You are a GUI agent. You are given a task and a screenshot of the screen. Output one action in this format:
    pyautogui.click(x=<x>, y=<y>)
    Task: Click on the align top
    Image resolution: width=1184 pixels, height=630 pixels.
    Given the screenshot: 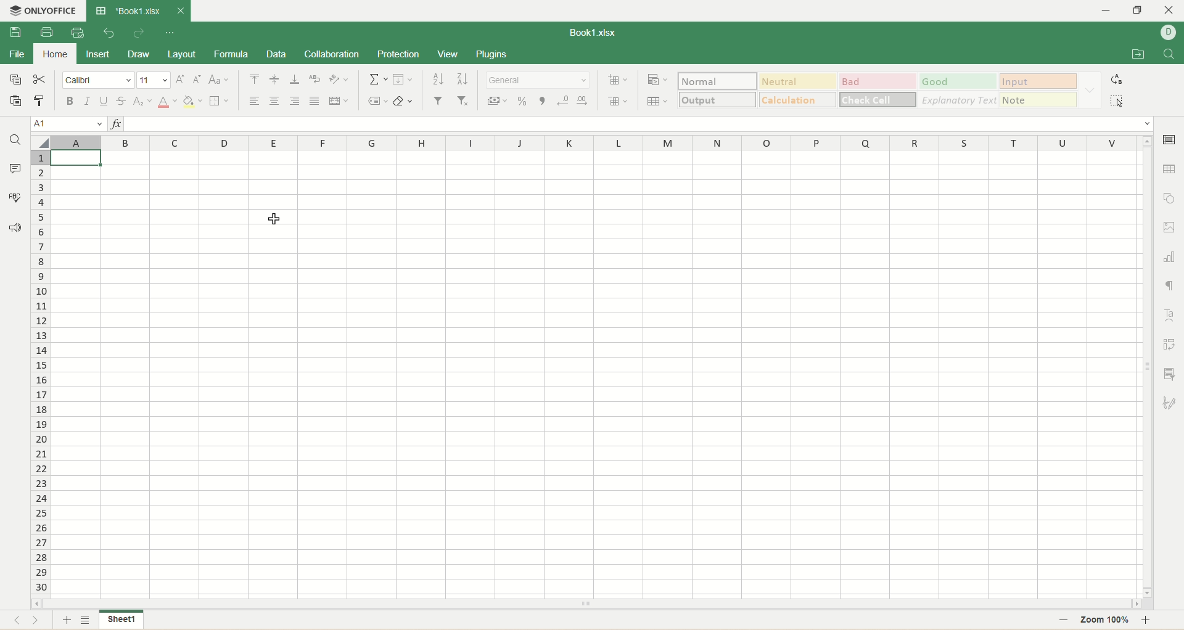 What is the action you would take?
    pyautogui.click(x=255, y=79)
    